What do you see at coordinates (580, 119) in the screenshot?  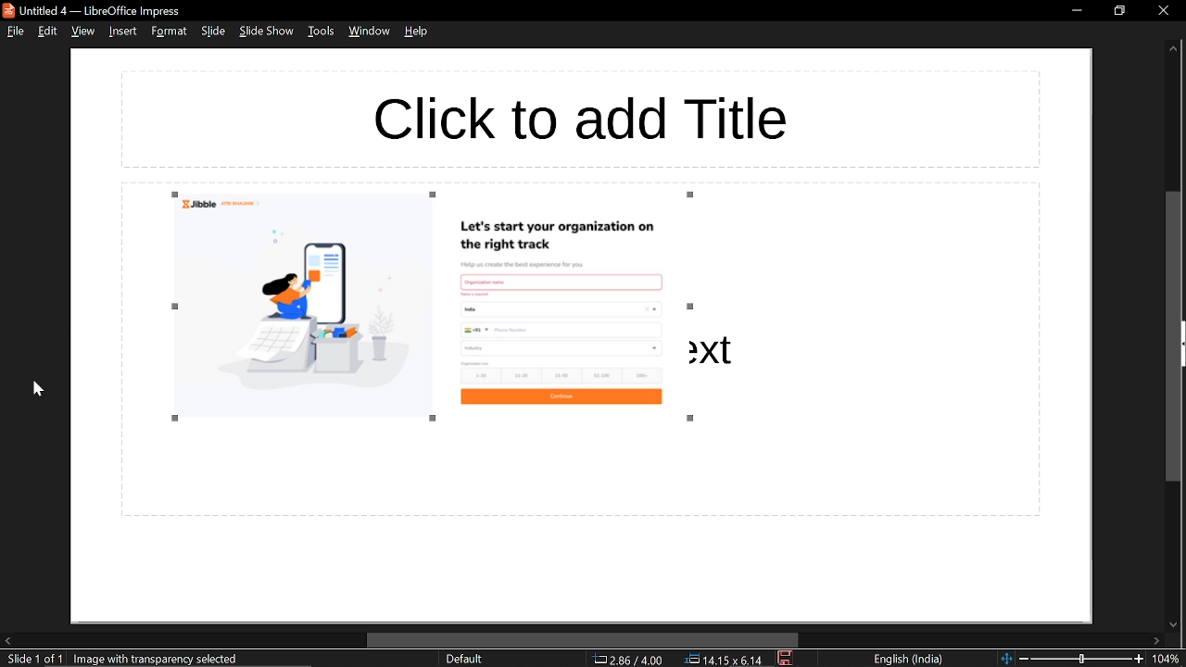 I see `space for adding title` at bounding box center [580, 119].